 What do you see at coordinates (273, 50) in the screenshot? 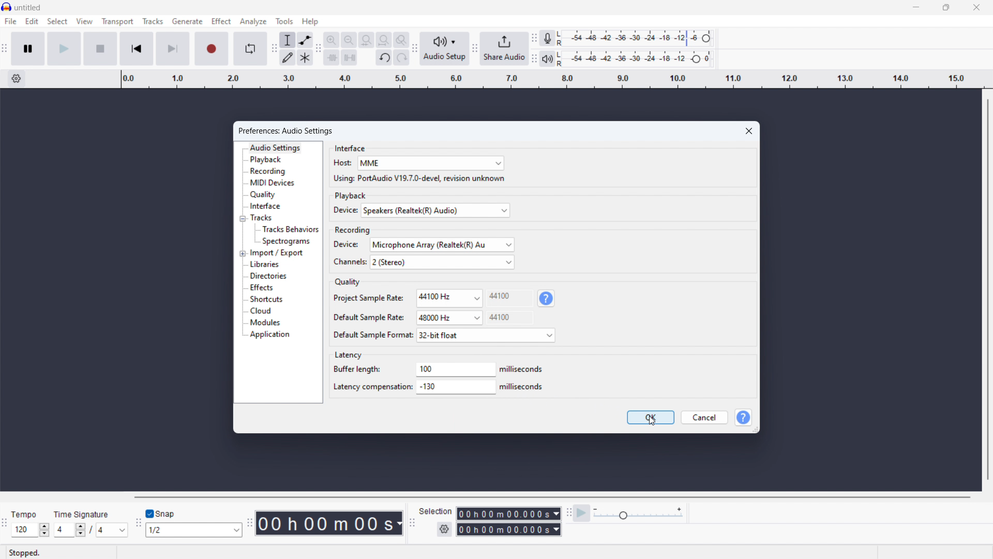
I see `tools toolbar` at bounding box center [273, 50].